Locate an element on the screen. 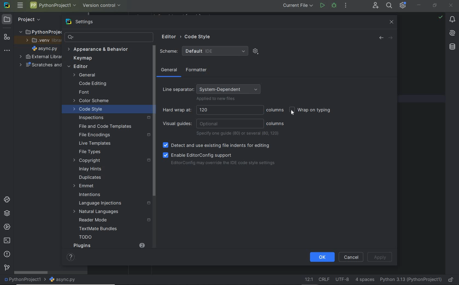 Image resolution: width=459 pixels, height=285 pixels. wrap on typing is located at coordinates (312, 111).